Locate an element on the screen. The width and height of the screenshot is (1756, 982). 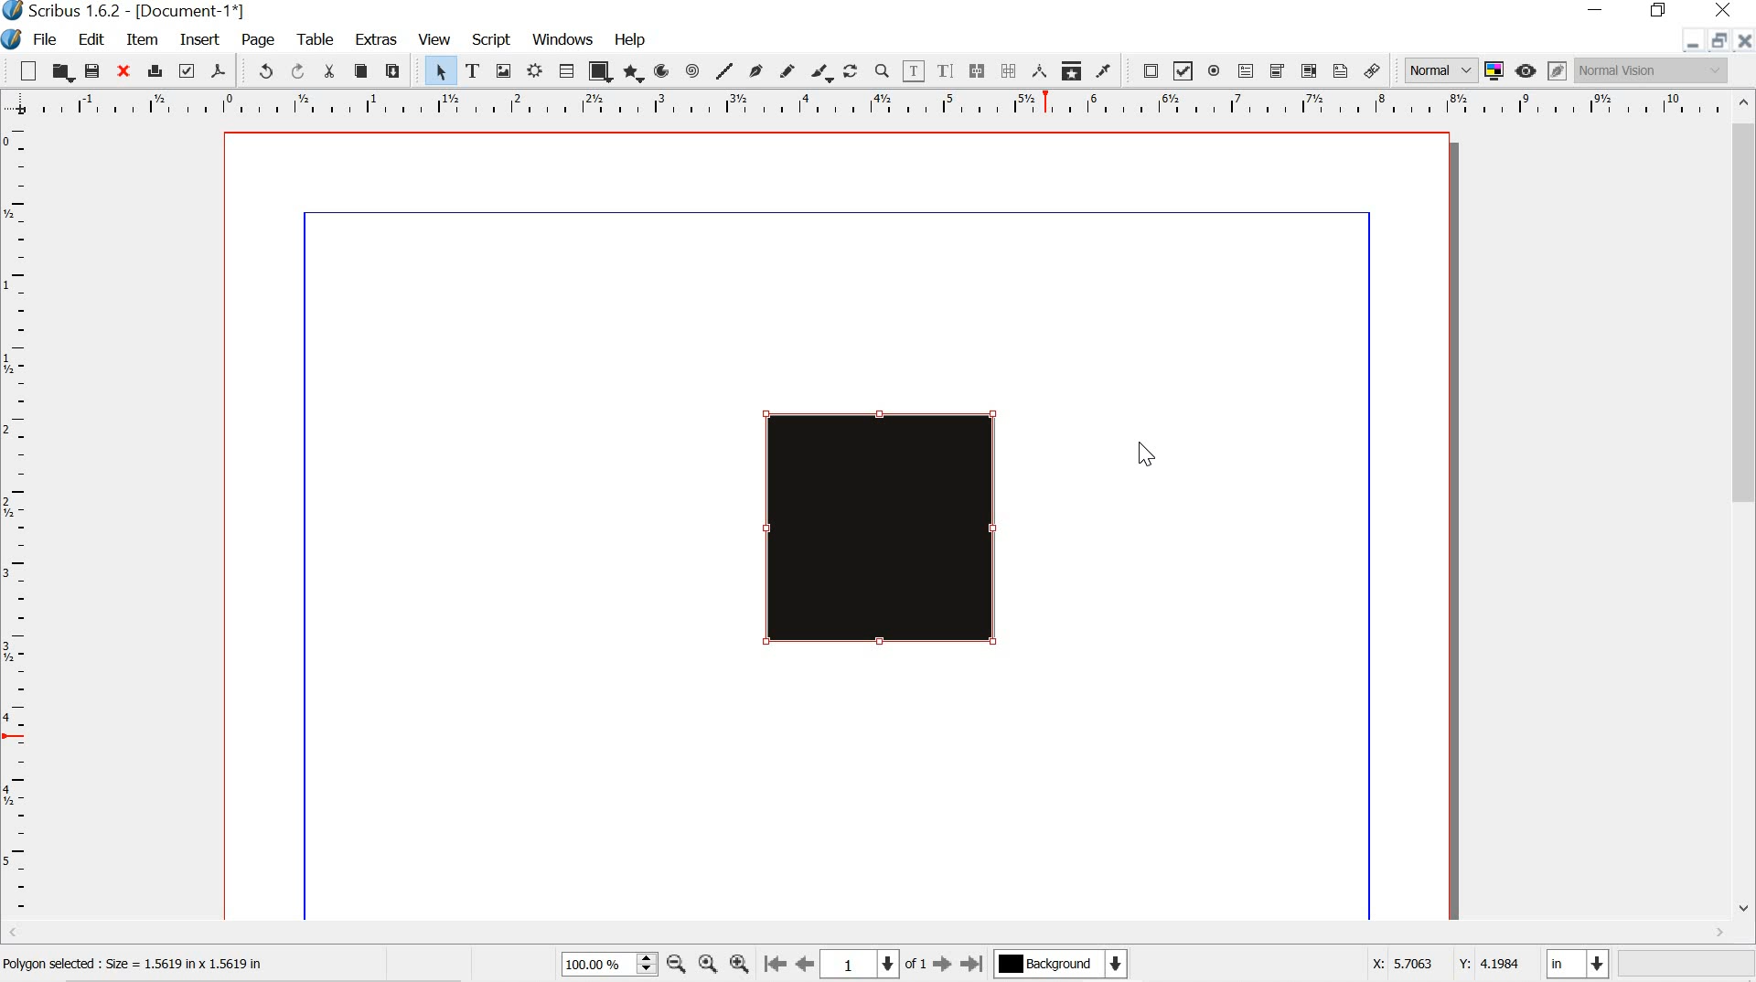
polygon is located at coordinates (635, 74).